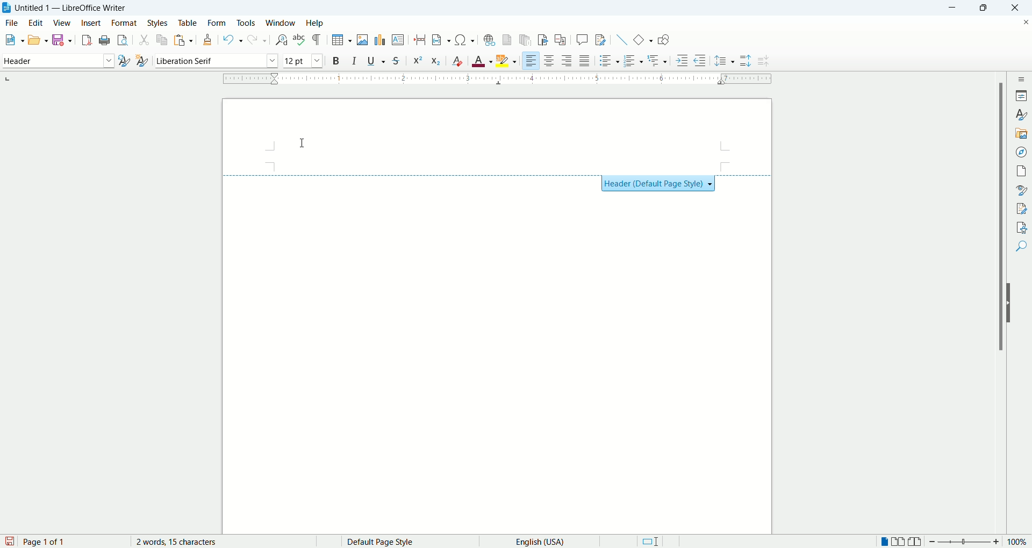 The image size is (1032, 548). I want to click on gallery, so click(1021, 134).